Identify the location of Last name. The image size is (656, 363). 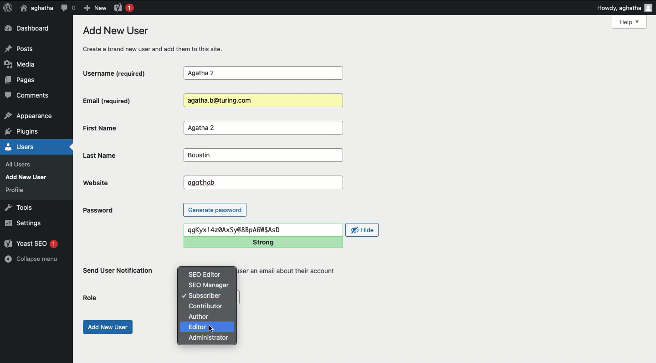
(108, 155).